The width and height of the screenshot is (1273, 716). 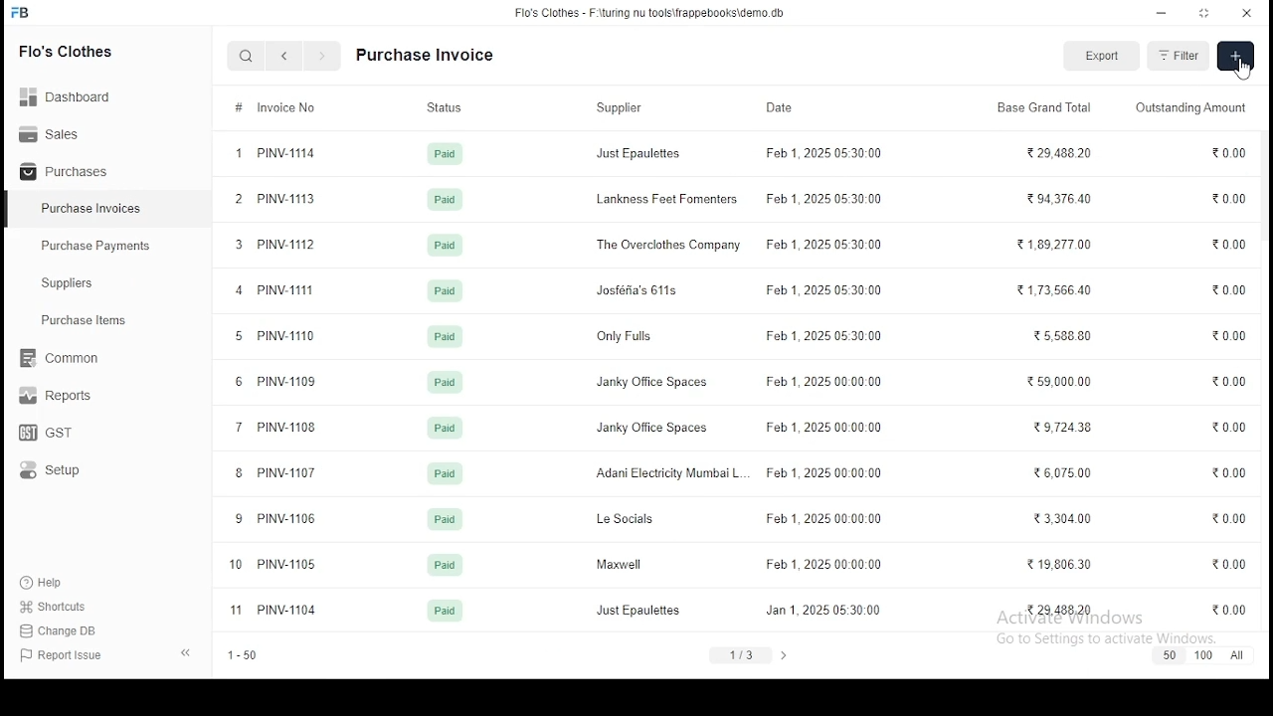 What do you see at coordinates (667, 199) in the screenshot?
I see `lankless feet fomenters` at bounding box center [667, 199].